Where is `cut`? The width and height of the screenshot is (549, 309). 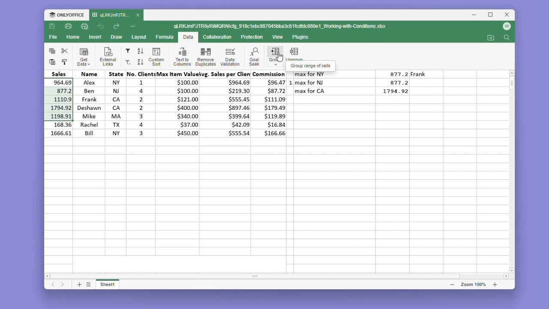
cut is located at coordinates (65, 51).